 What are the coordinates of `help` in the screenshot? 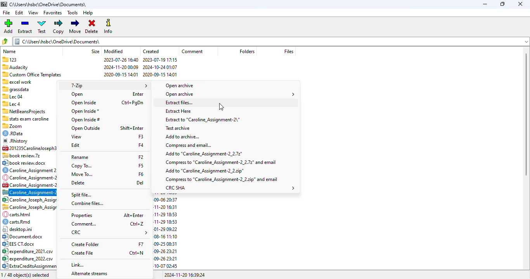 It's located at (88, 13).